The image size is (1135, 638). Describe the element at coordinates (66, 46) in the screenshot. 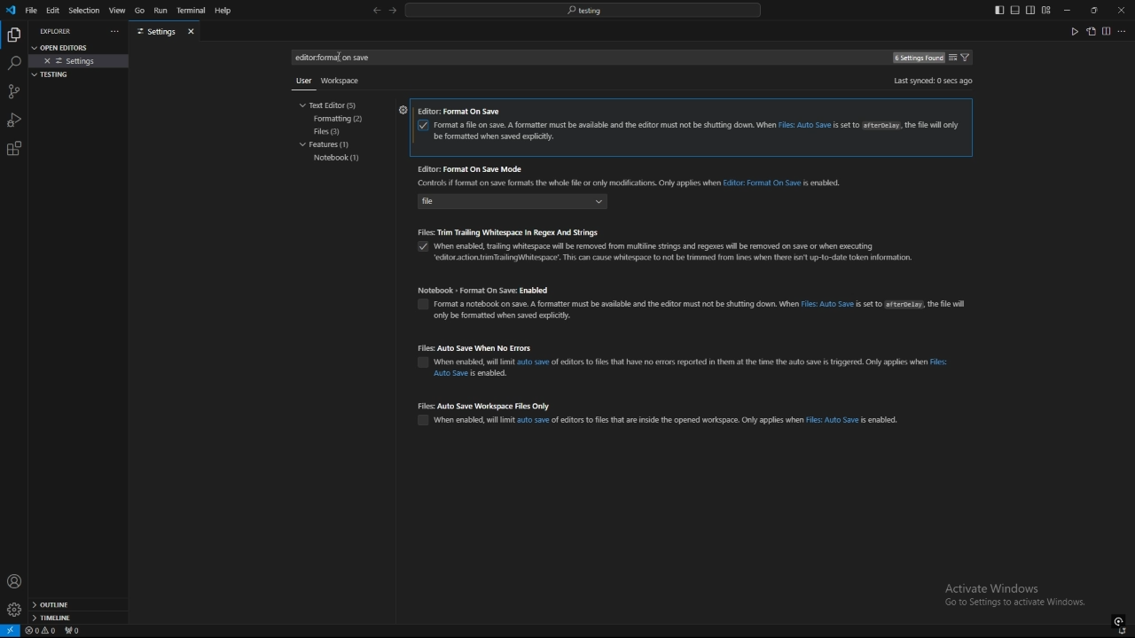

I see `open settings` at that location.